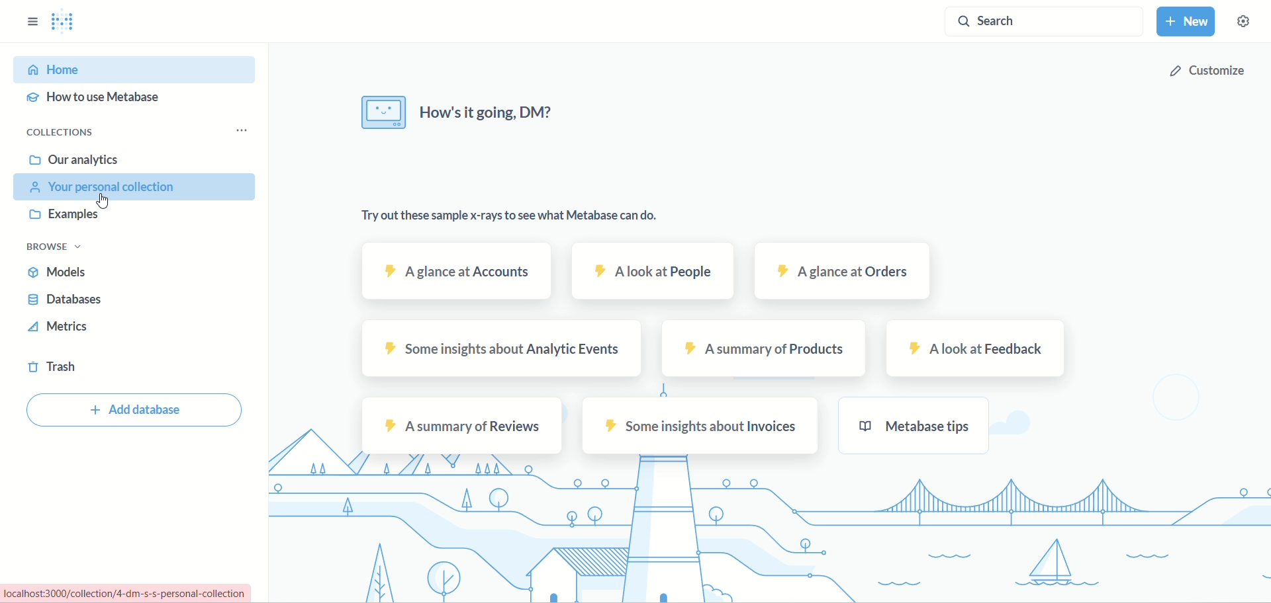 The width and height of the screenshot is (1271, 603). Describe the element at coordinates (248, 130) in the screenshot. I see `collection menu ` at that location.